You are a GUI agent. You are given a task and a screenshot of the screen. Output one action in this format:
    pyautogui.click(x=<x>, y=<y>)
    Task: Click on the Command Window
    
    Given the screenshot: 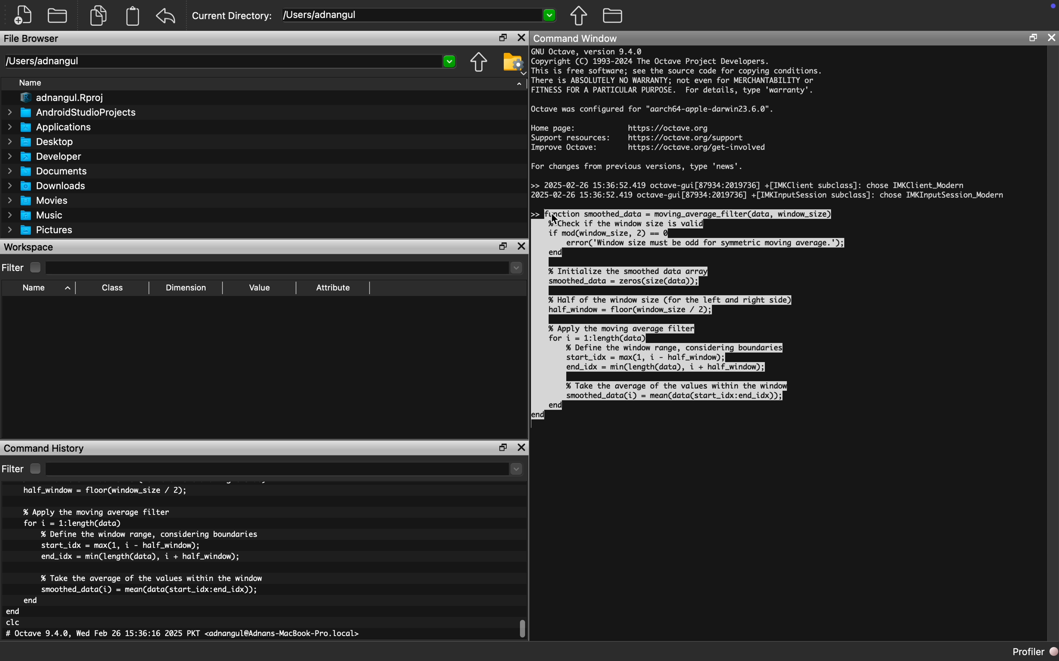 What is the action you would take?
    pyautogui.click(x=577, y=39)
    